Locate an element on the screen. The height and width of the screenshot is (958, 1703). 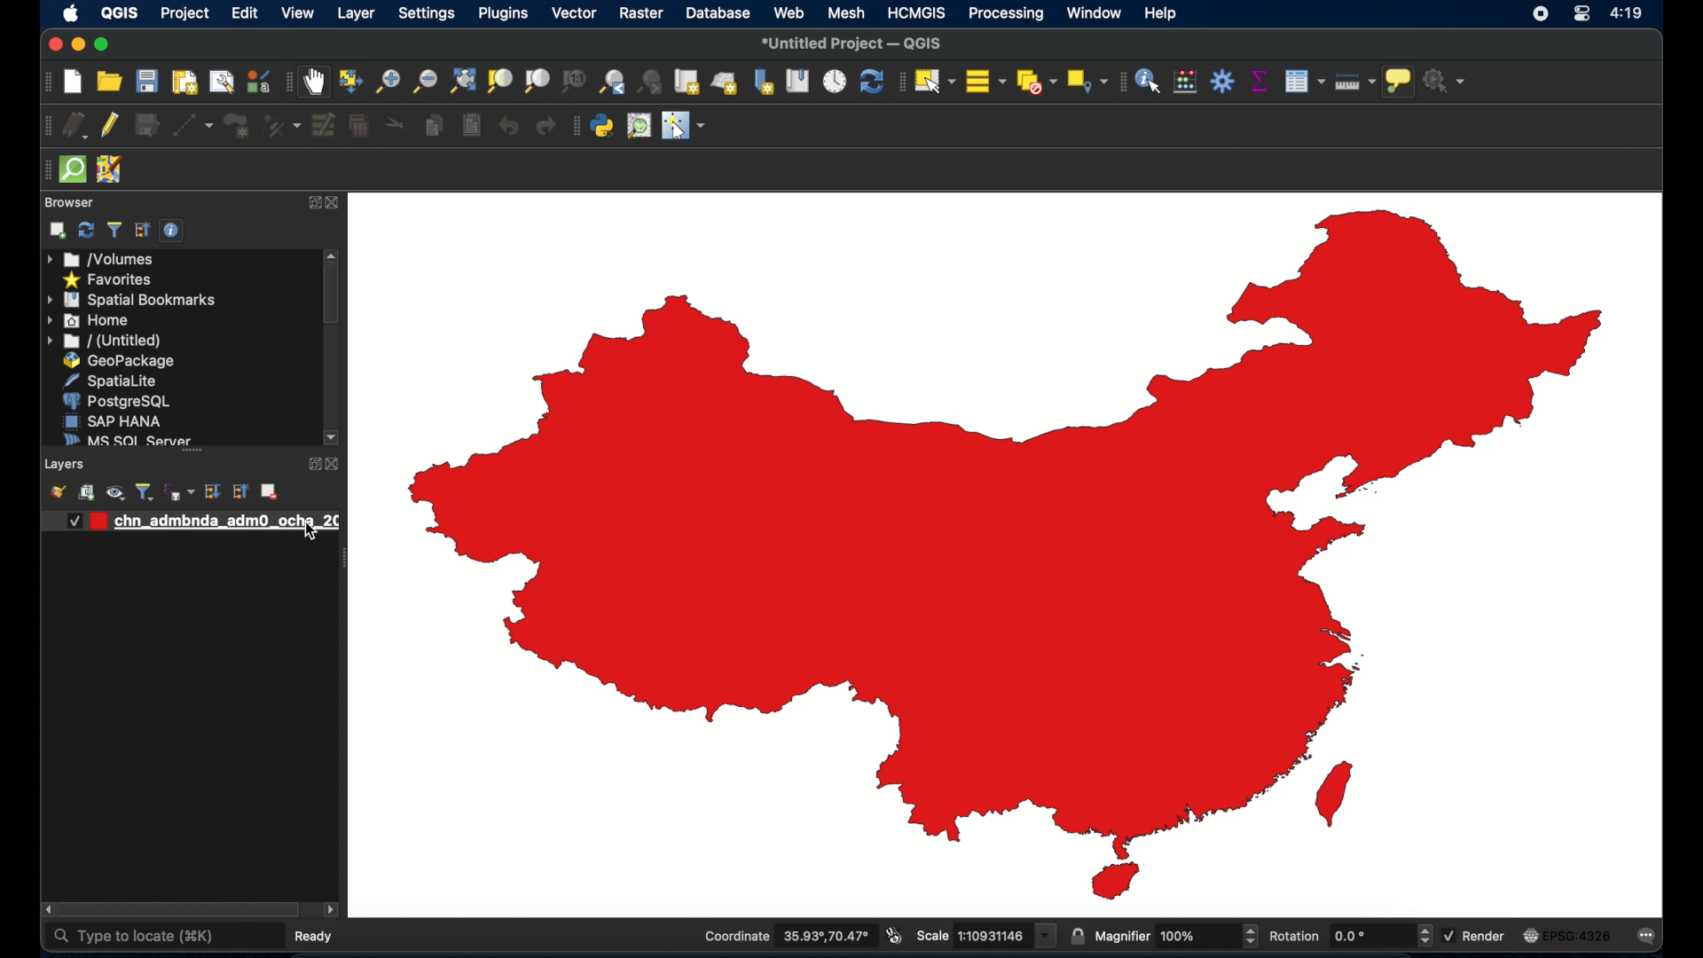
attributes toolbar is located at coordinates (1119, 83).